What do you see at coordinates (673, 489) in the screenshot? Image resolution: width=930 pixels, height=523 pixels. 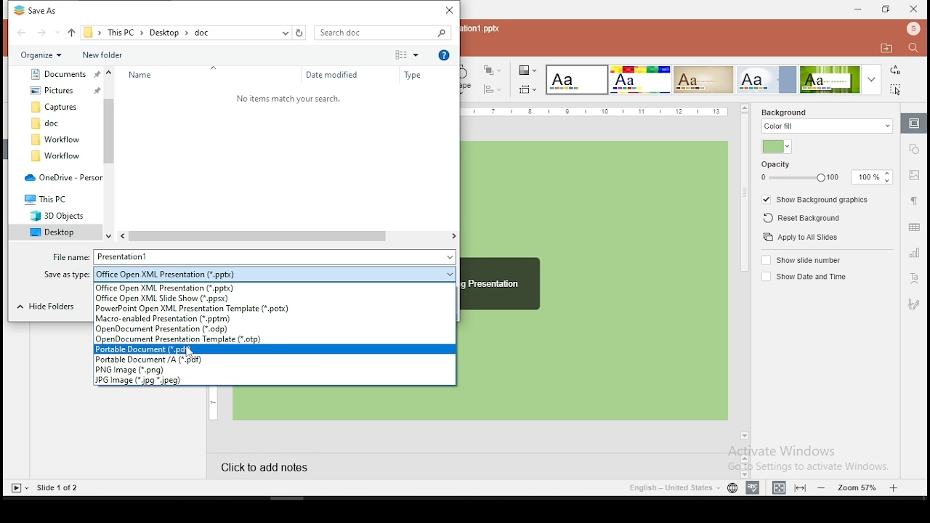 I see `language` at bounding box center [673, 489].